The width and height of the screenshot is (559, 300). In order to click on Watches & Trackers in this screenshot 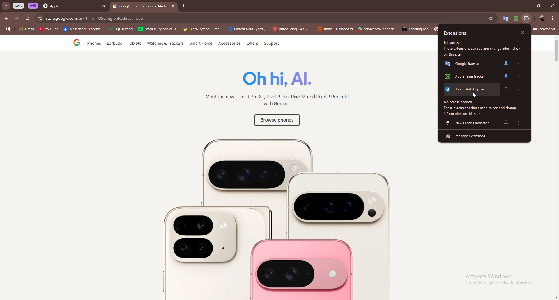, I will do `click(166, 44)`.